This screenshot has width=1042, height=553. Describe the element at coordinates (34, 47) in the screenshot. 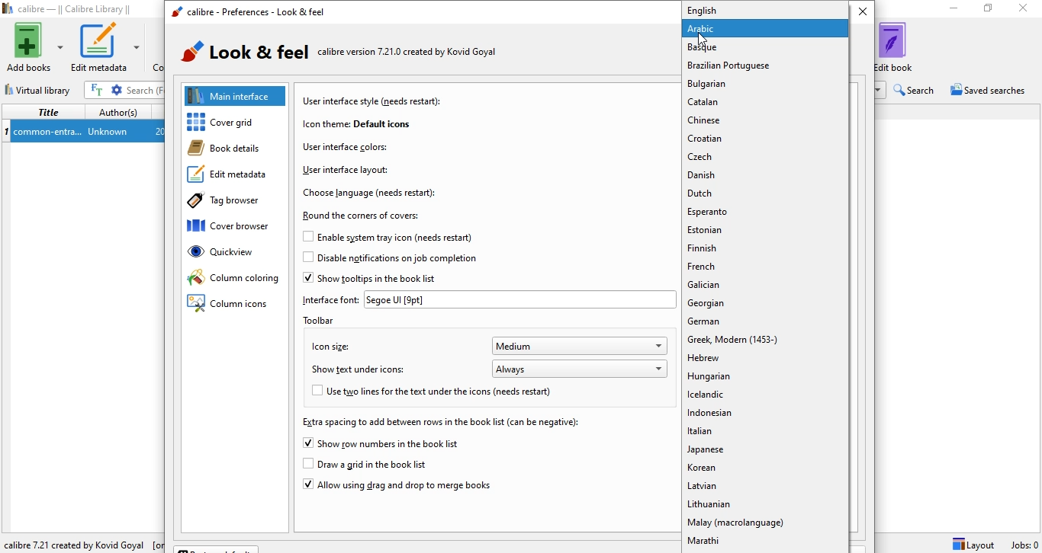

I see `Add books` at that location.